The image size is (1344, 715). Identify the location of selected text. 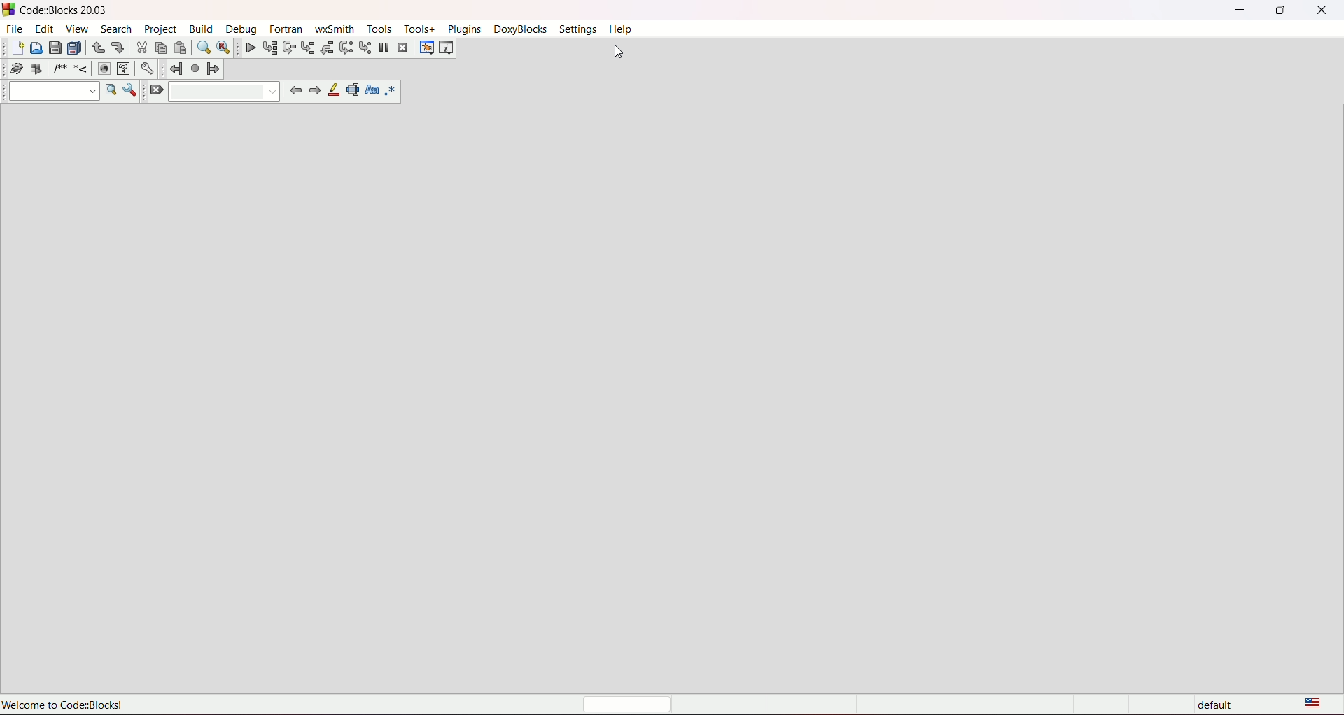
(353, 89).